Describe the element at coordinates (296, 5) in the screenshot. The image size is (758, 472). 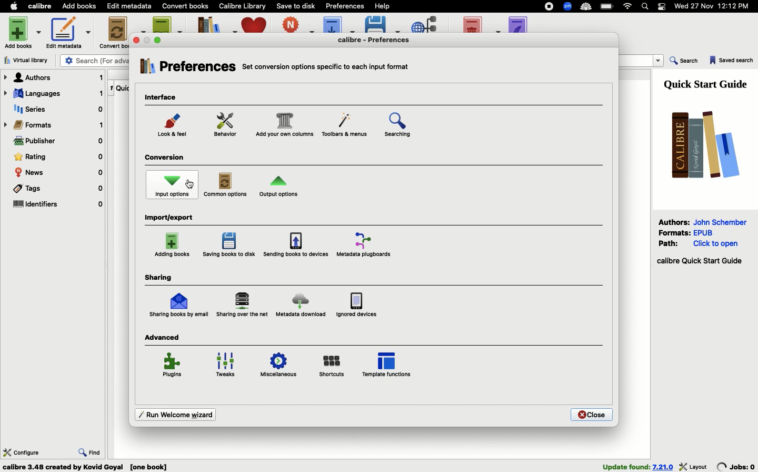
I see `Save to disk` at that location.